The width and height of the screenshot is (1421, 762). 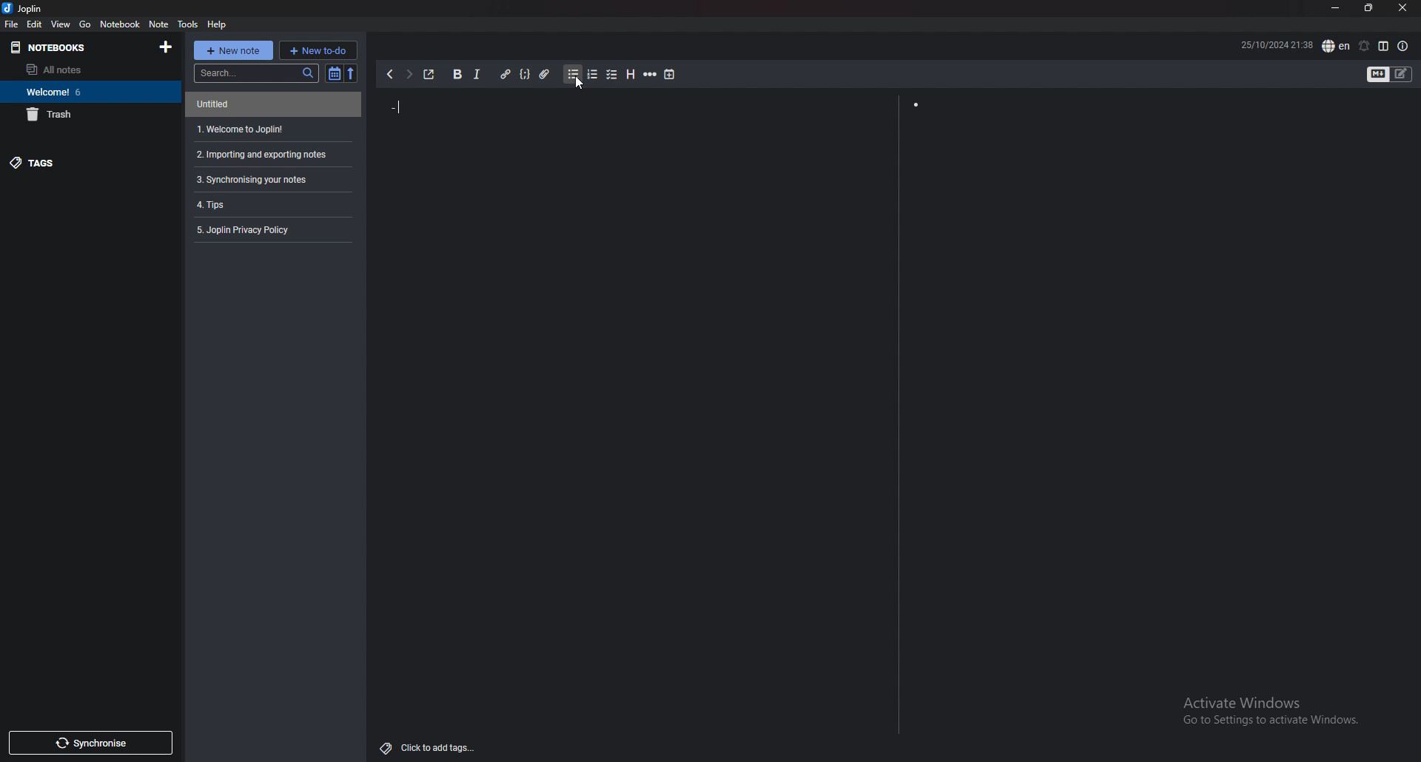 I want to click on Notebook, so click(x=115, y=23).